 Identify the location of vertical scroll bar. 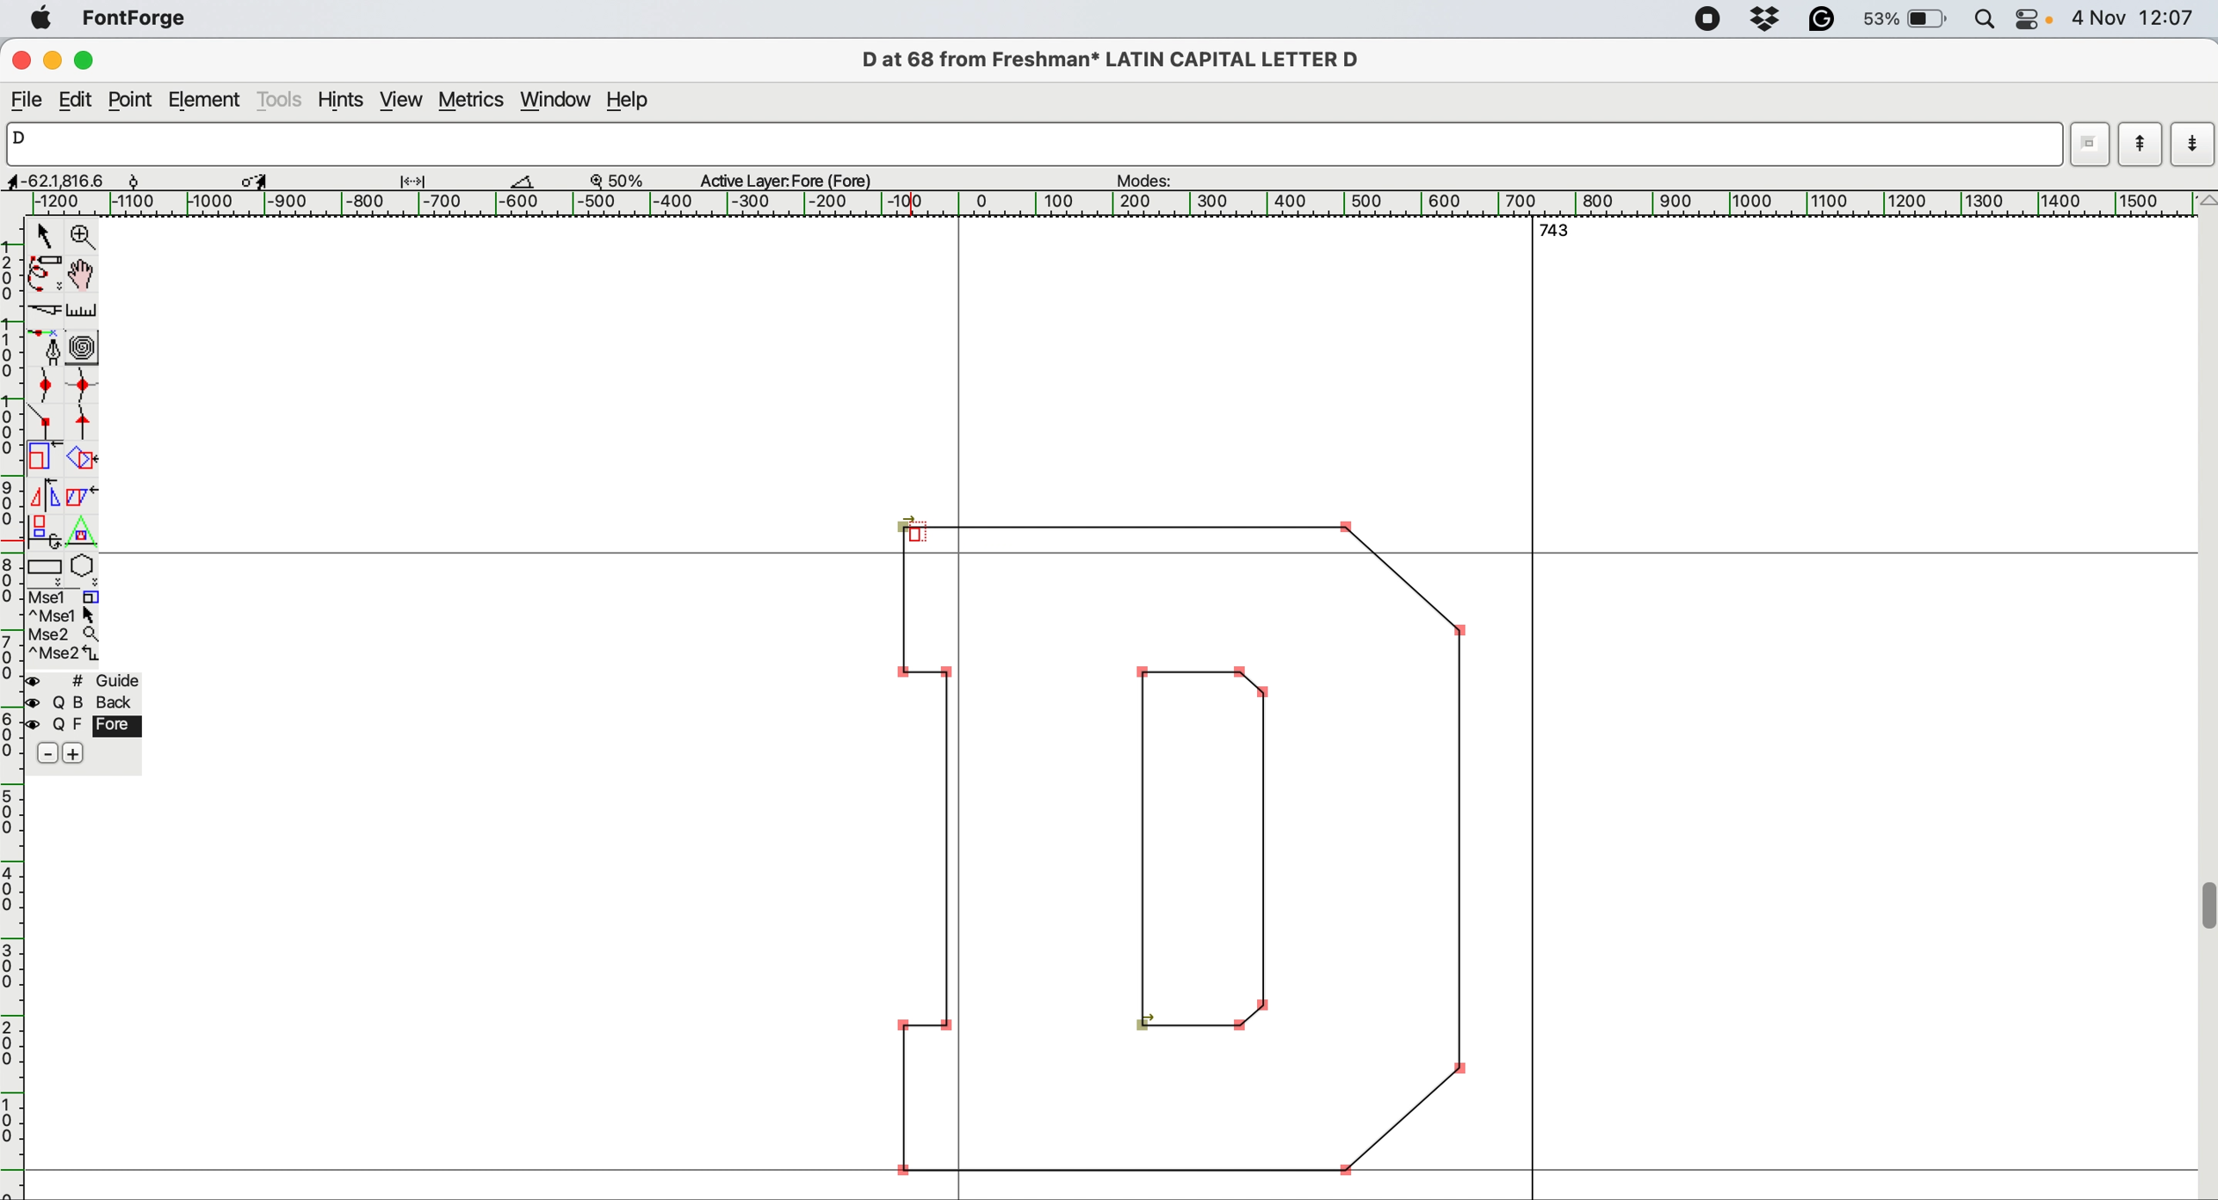
(2204, 695).